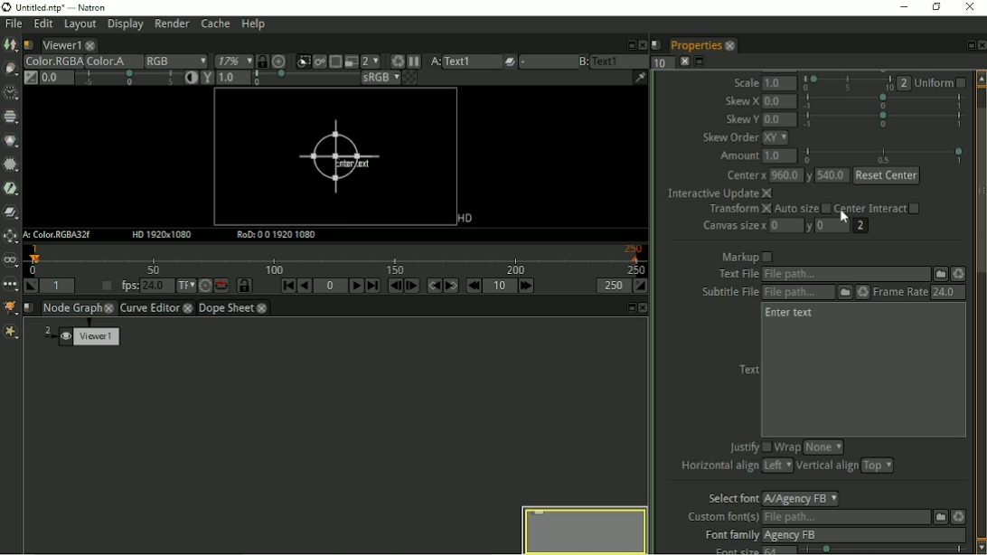 The width and height of the screenshot is (987, 555). Describe the element at coordinates (958, 515) in the screenshot. I see `Reload the file` at that location.